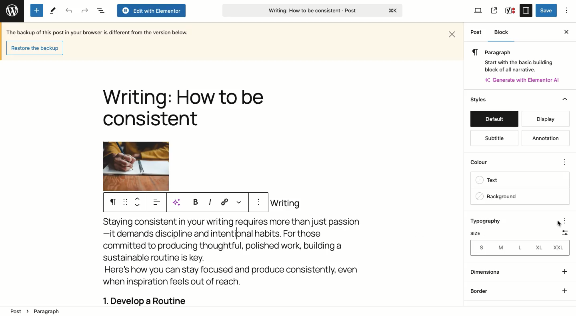 Image resolution: width=576 pixels, height=316 pixels. What do you see at coordinates (526, 10) in the screenshot?
I see `Settings` at bounding box center [526, 10].